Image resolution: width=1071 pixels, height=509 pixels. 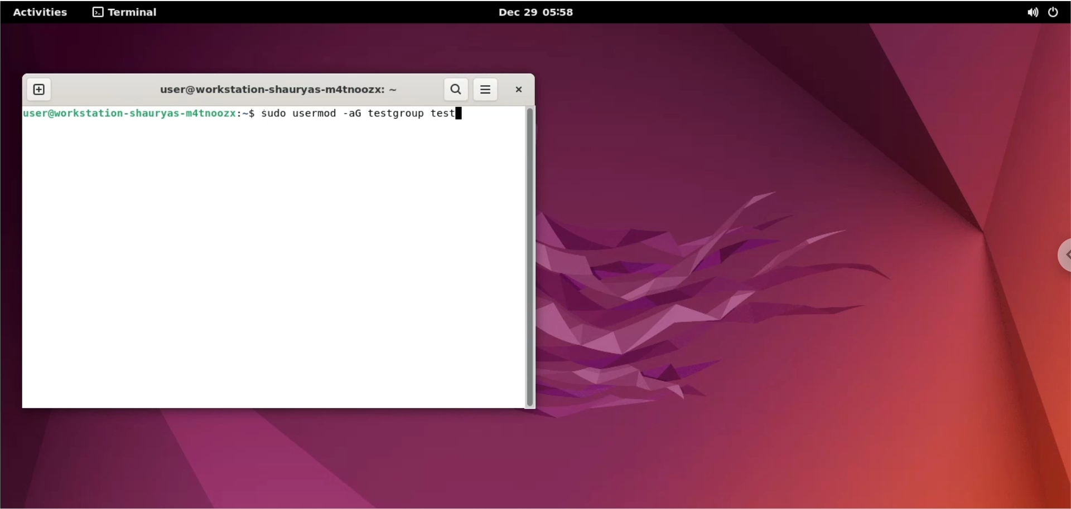 What do you see at coordinates (518, 90) in the screenshot?
I see `close` at bounding box center [518, 90].